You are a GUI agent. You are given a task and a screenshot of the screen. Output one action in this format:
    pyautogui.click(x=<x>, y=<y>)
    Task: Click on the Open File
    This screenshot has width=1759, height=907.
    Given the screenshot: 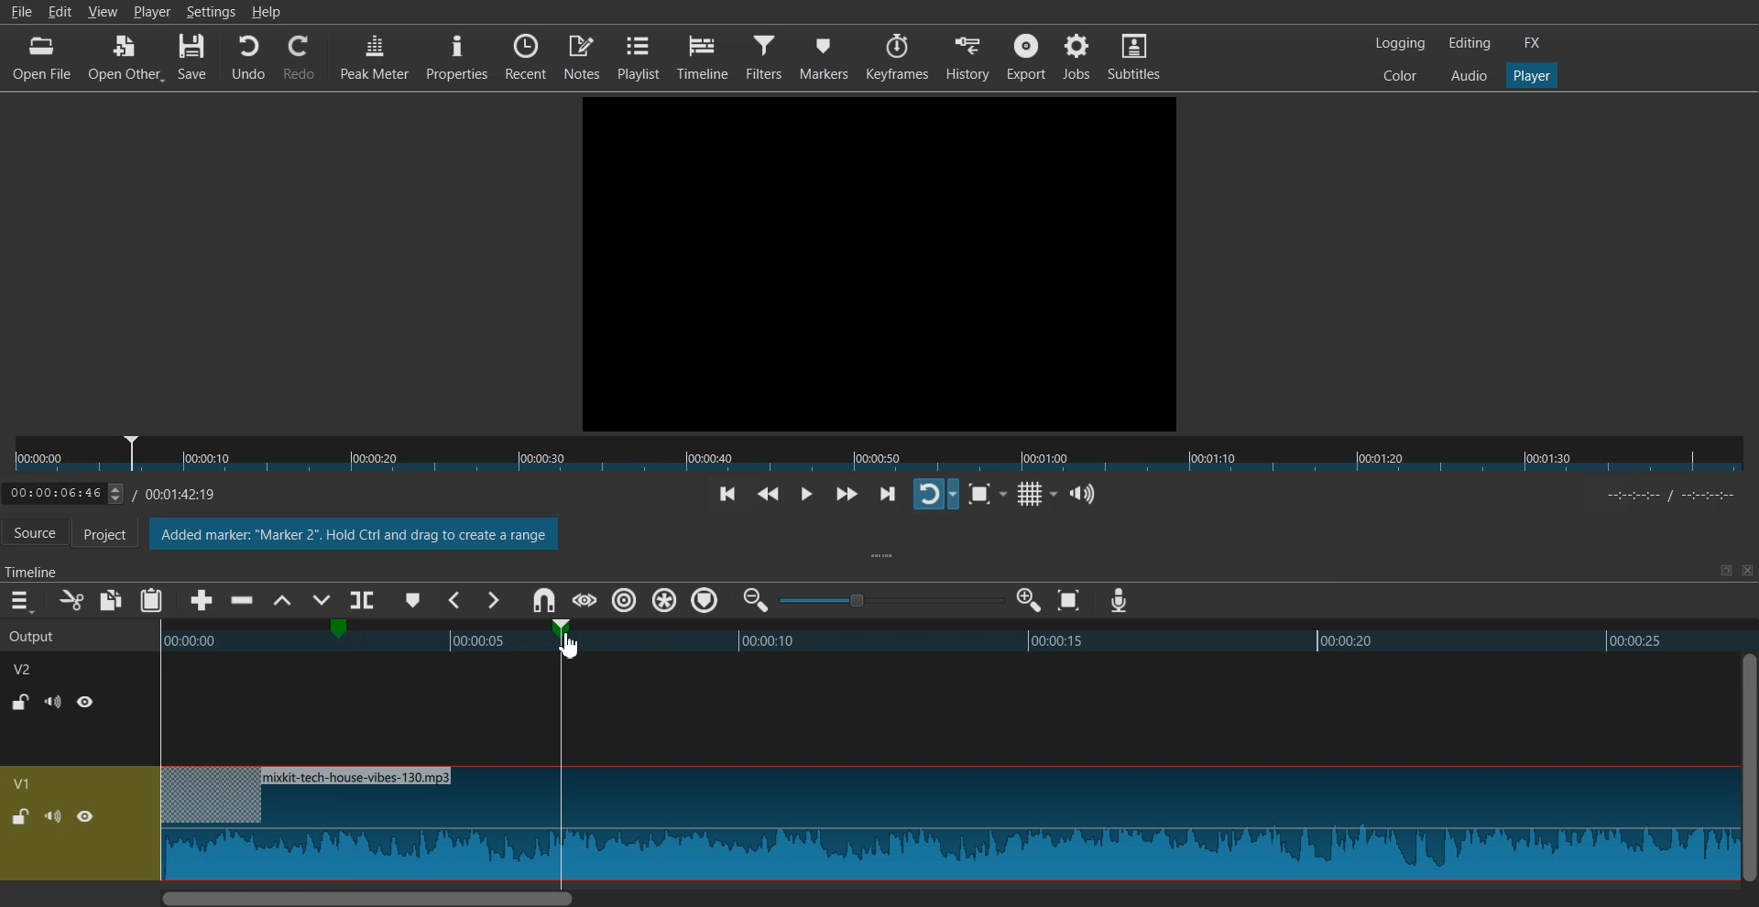 What is the action you would take?
    pyautogui.click(x=44, y=58)
    